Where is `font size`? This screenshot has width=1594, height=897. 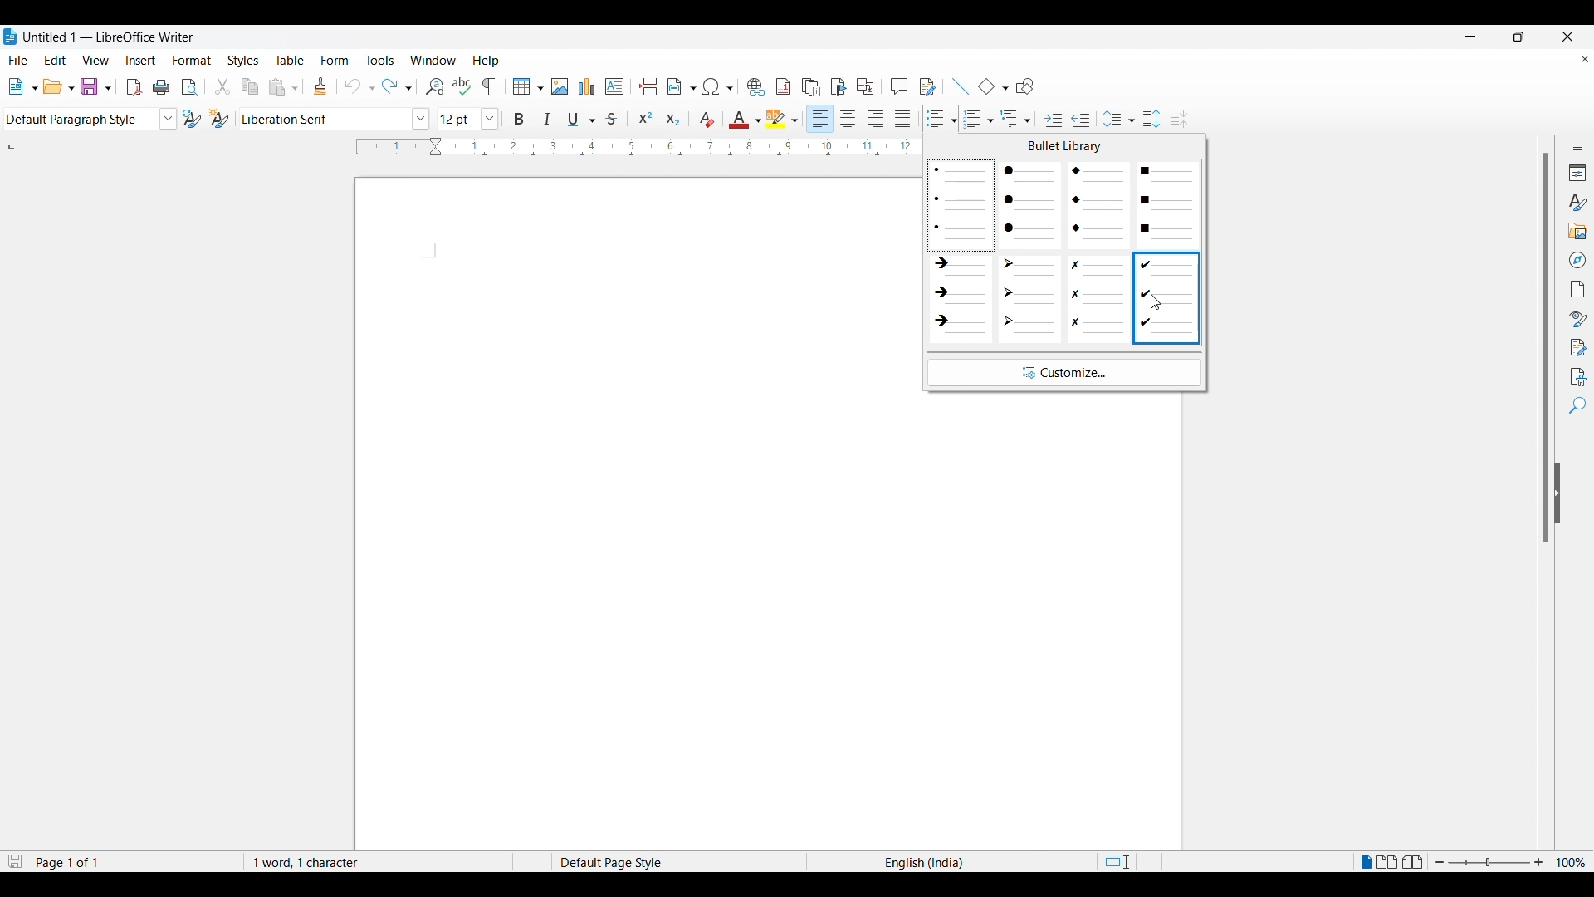 font size is located at coordinates (465, 119).